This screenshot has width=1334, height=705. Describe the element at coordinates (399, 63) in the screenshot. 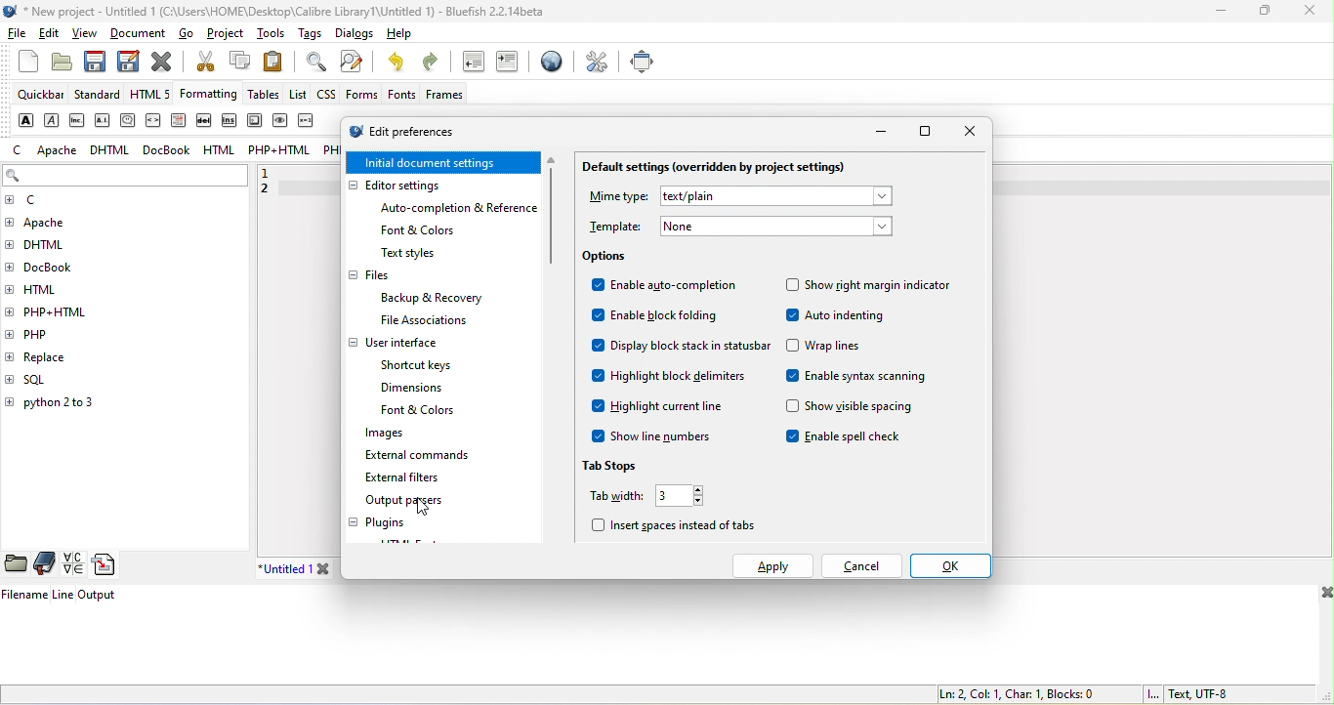

I see `undo` at that location.